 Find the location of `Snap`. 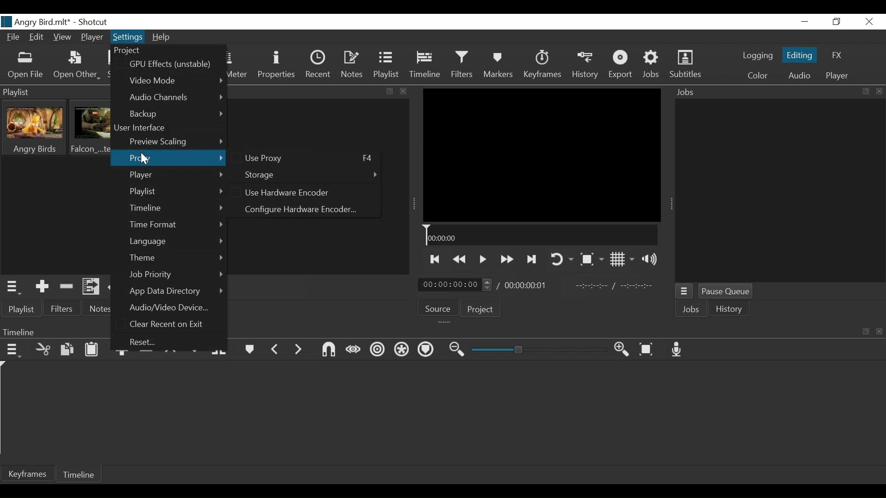

Snap is located at coordinates (326, 350).